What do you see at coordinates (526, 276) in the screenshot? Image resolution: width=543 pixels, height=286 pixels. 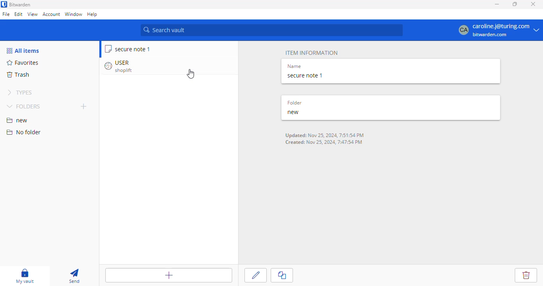 I see `delete` at bounding box center [526, 276].